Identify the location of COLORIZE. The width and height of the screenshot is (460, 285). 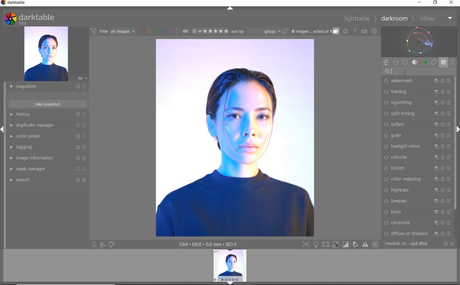
(417, 157).